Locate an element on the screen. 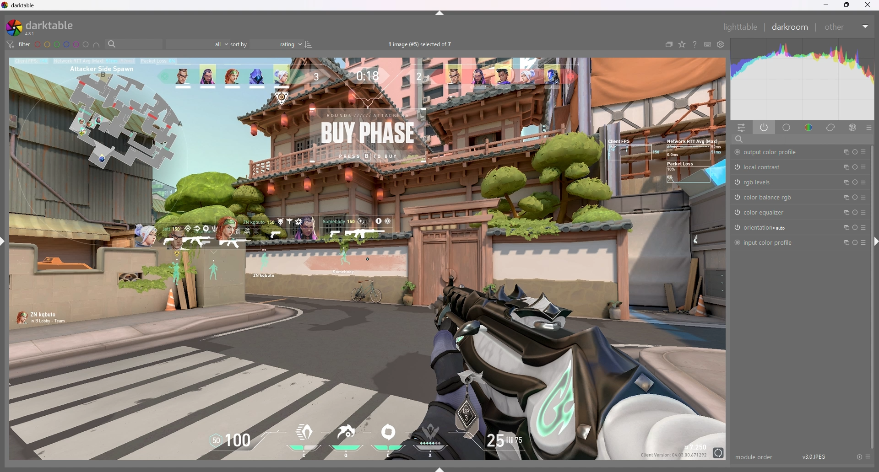 Image resolution: width=879 pixels, height=472 pixels. presets is located at coordinates (863, 152).